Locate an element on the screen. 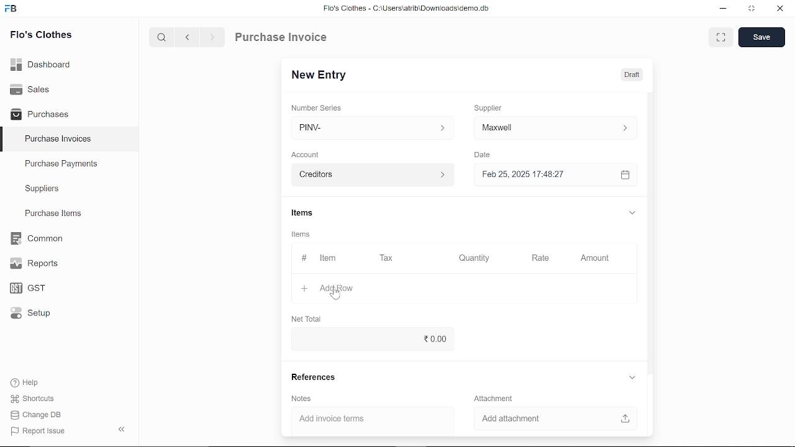 This screenshot has height=447, width=795. J Report Issue is located at coordinates (36, 431).